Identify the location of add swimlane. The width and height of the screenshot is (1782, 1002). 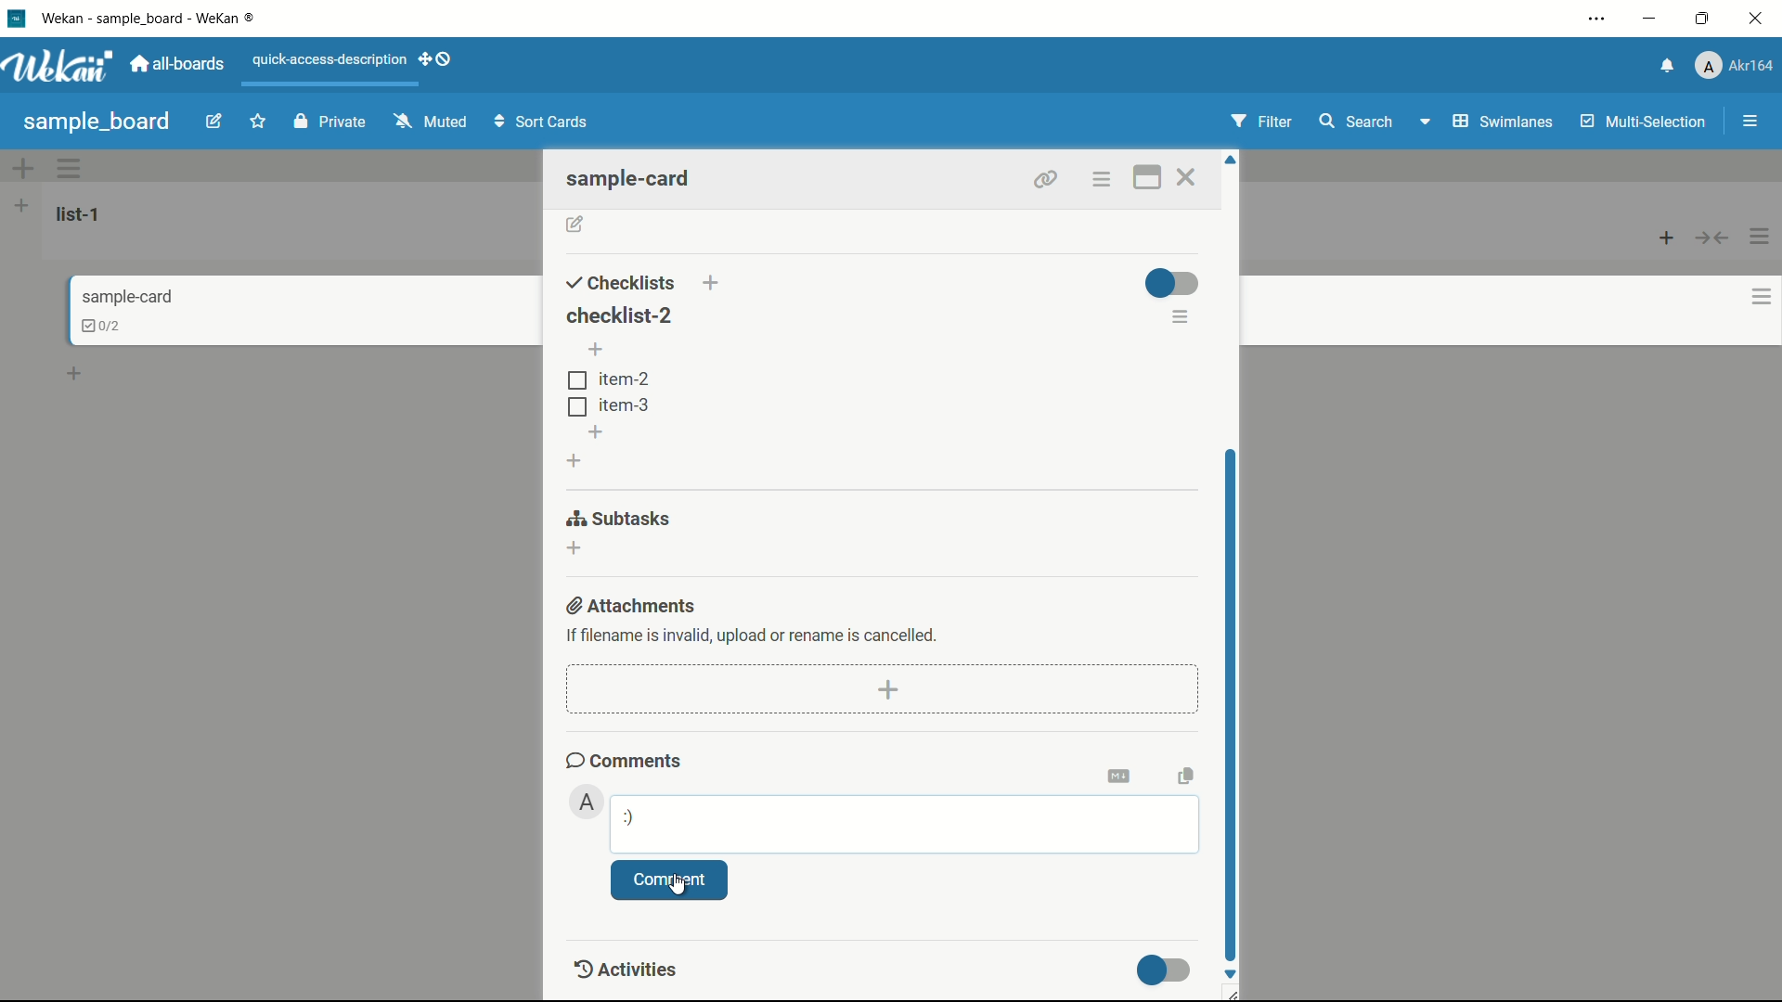
(24, 168).